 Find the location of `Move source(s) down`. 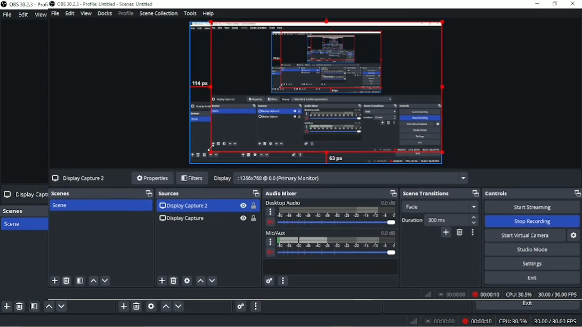

Move source(s) down is located at coordinates (179, 307).